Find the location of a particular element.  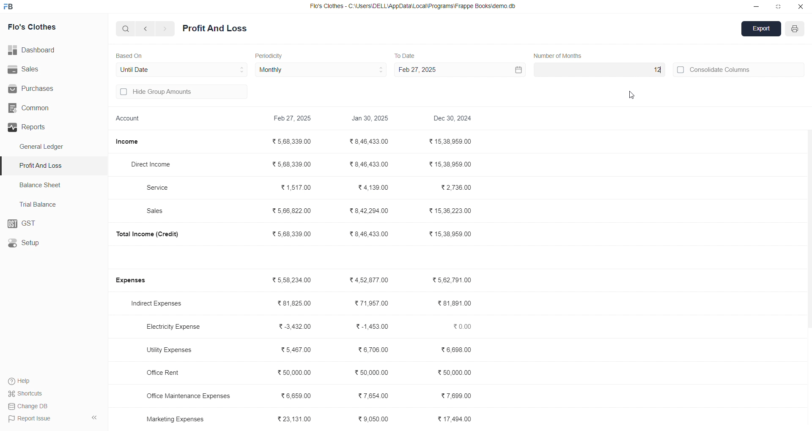

Indirect Expenses is located at coordinates (159, 304).